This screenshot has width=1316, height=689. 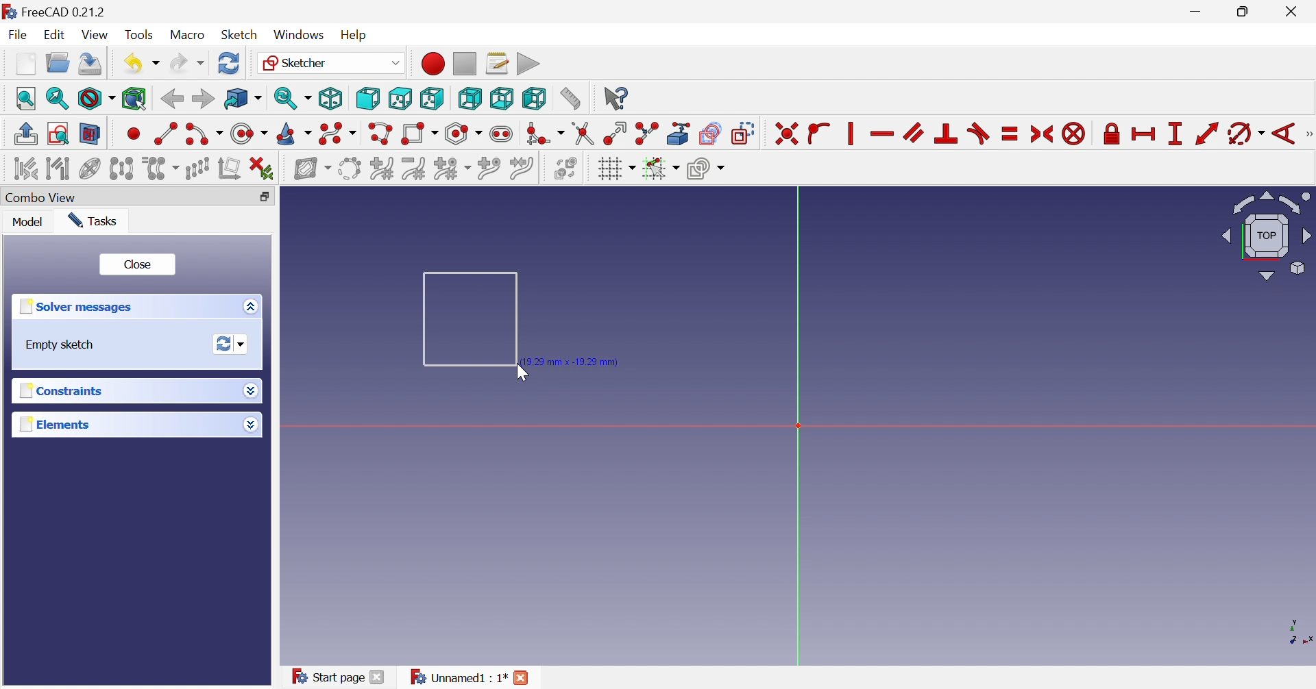 What do you see at coordinates (121, 168) in the screenshot?
I see `Symmetry` at bounding box center [121, 168].